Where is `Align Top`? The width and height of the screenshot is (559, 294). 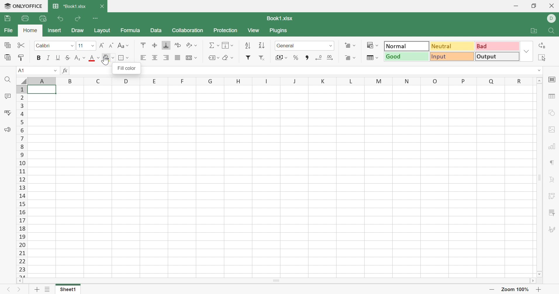
Align Top is located at coordinates (144, 45).